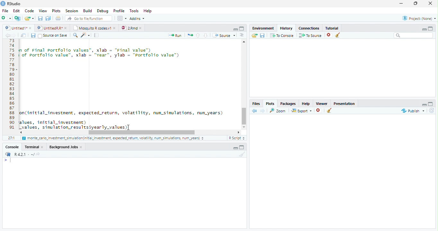 The width and height of the screenshot is (438, 231). Describe the element at coordinates (71, 11) in the screenshot. I see `Session` at that location.